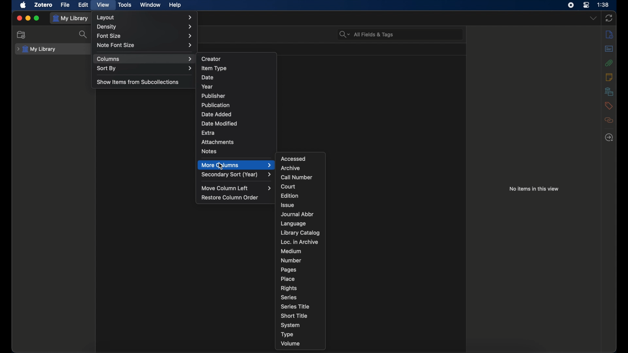 The image size is (628, 353). Describe the element at coordinates (214, 95) in the screenshot. I see `publisher` at that location.